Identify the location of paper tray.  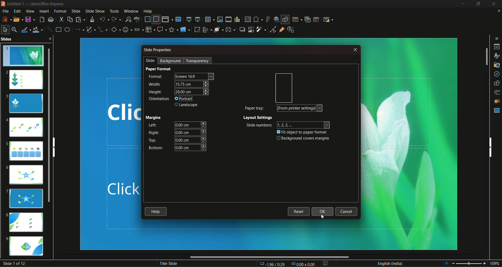
(254, 108).